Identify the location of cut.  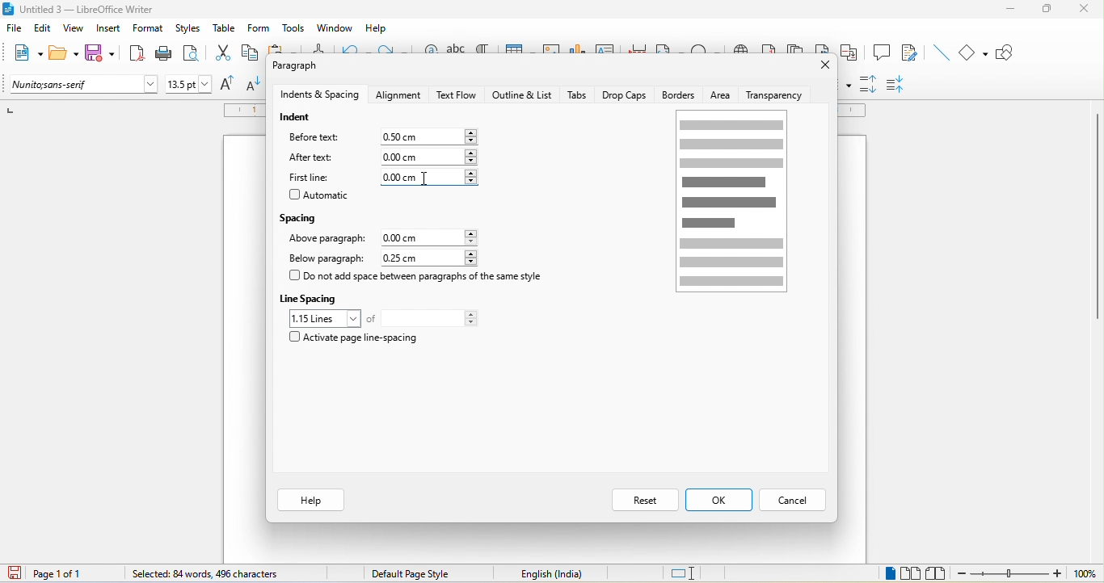
(223, 54).